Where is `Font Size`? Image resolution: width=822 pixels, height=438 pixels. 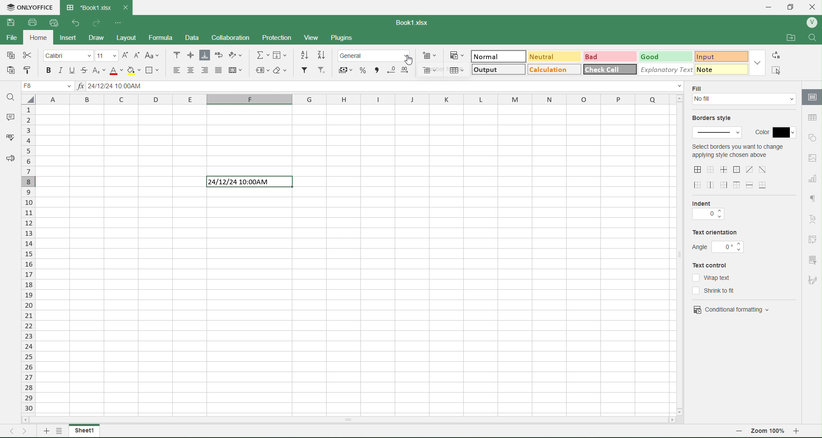
Font Size is located at coordinates (106, 55).